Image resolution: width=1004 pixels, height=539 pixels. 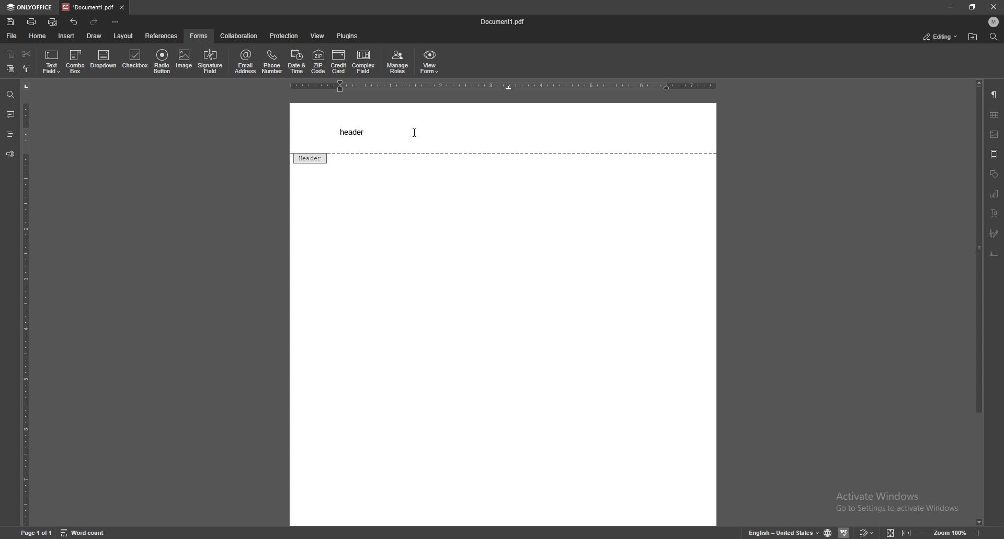 What do you see at coordinates (24, 304) in the screenshot?
I see `vertical scale` at bounding box center [24, 304].